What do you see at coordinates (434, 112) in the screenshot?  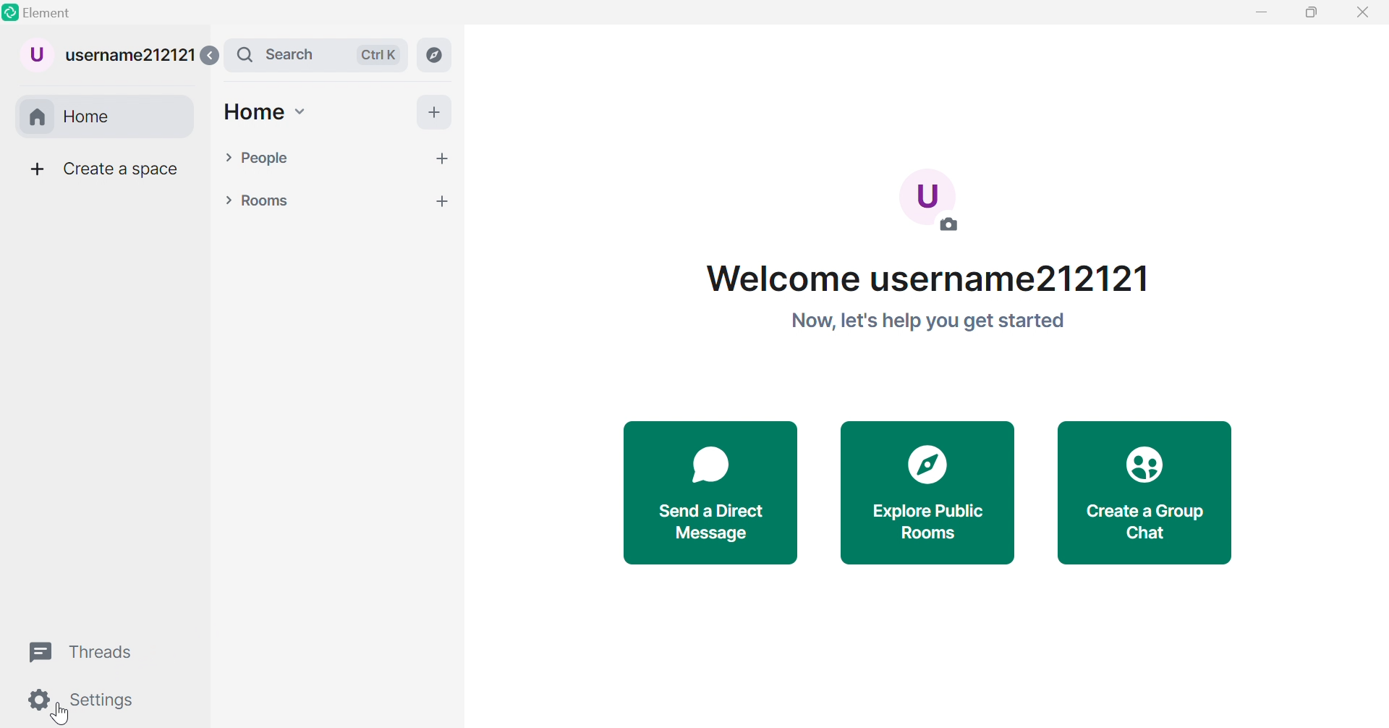 I see `More` at bounding box center [434, 112].